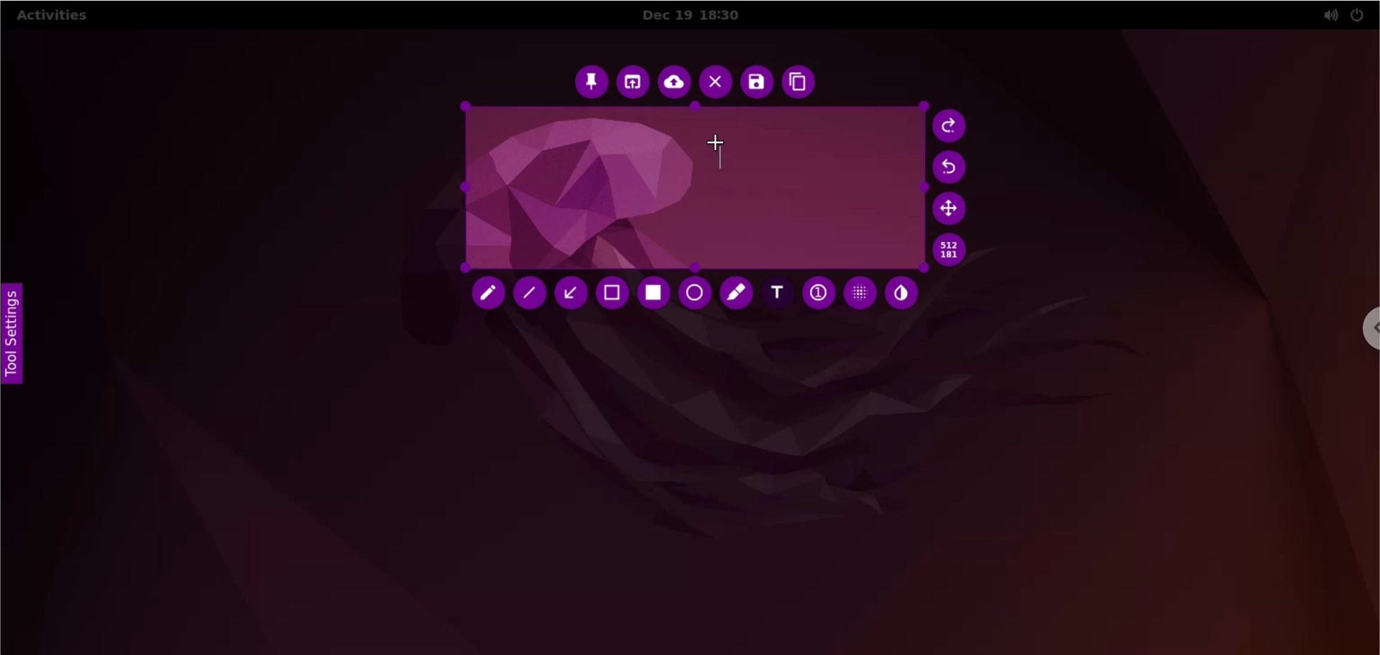 This screenshot has width=1380, height=655. I want to click on close capture, so click(715, 83).